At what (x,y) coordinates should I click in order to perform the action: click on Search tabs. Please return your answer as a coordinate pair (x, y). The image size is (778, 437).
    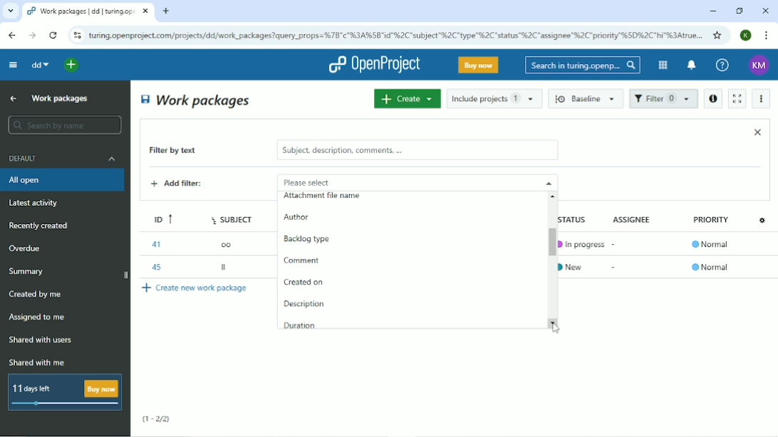
    Looking at the image, I should click on (11, 11).